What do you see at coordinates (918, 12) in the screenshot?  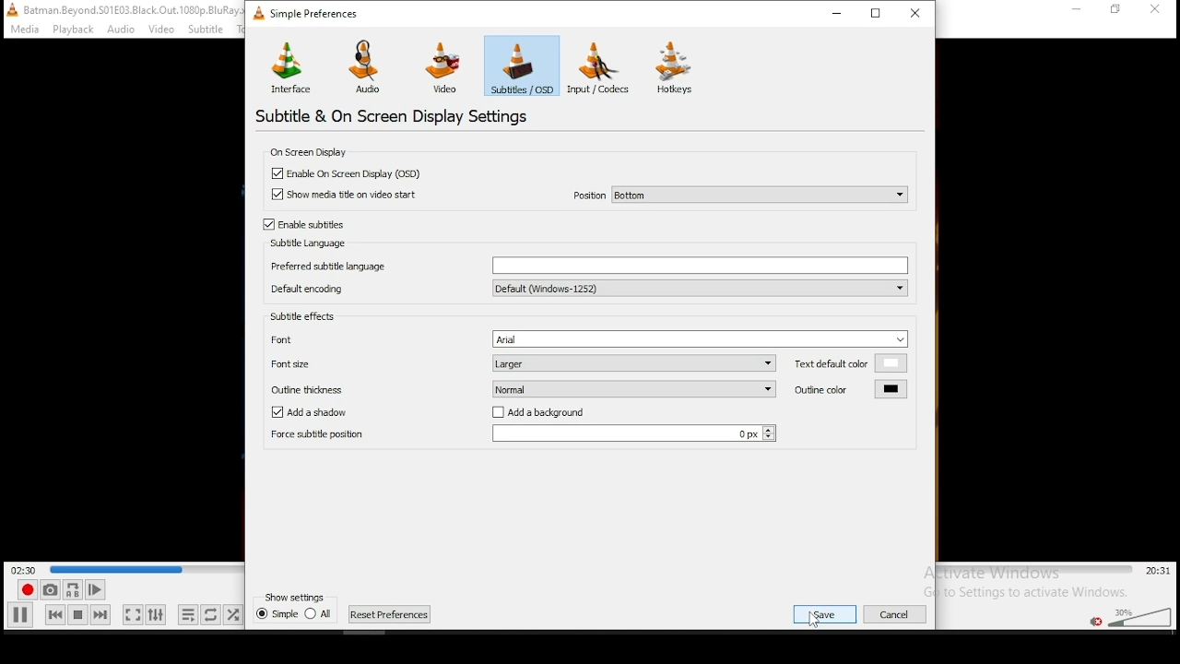 I see `close window` at bounding box center [918, 12].